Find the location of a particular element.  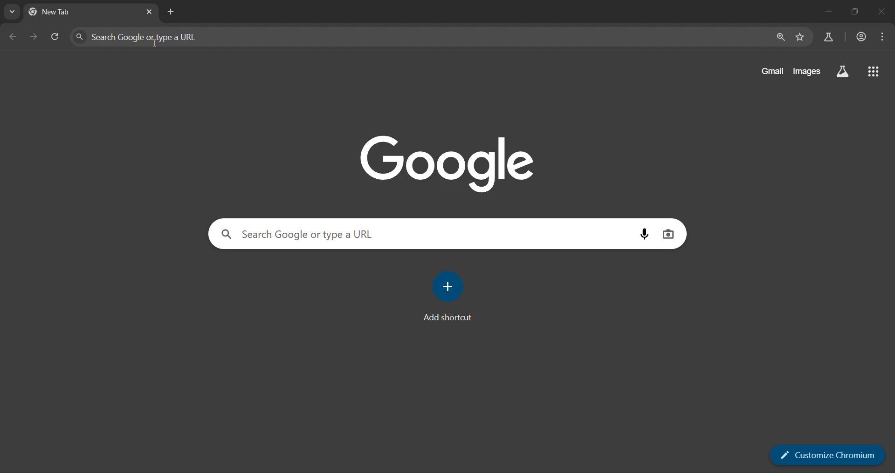

search panel is located at coordinates (418, 234).